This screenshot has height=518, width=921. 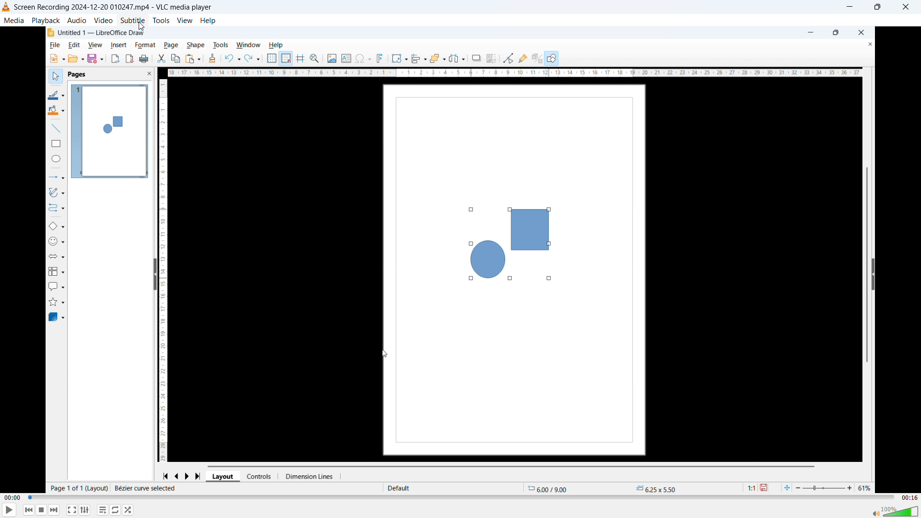 I want to click on previous page, so click(x=177, y=475).